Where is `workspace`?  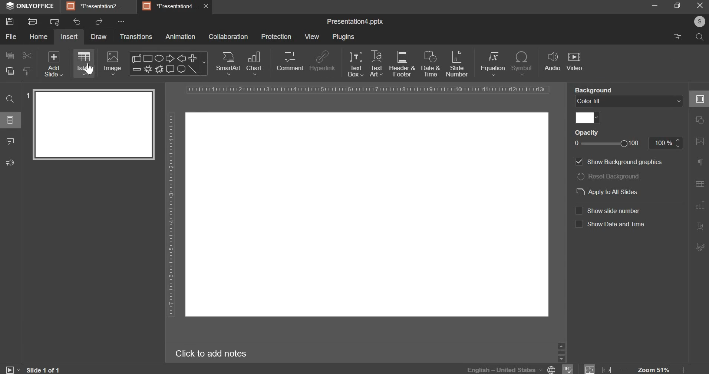
workspace is located at coordinates (367, 214).